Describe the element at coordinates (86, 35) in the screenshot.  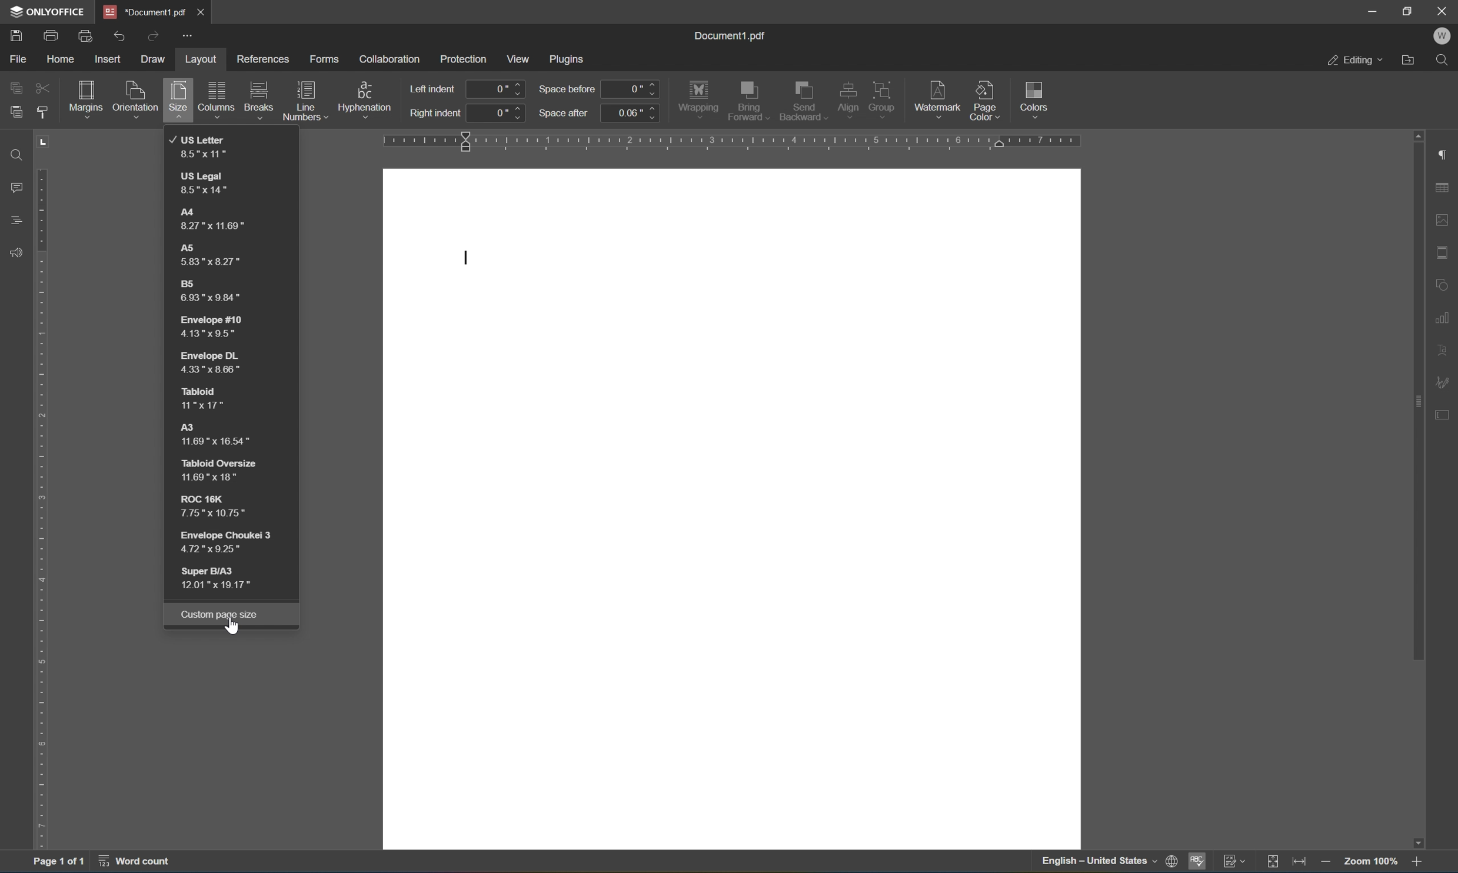
I see `print preview` at that location.